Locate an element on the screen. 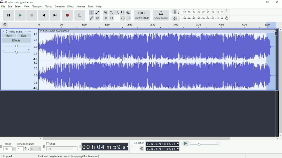 The image size is (282, 158). Tempo is located at coordinates (10, 143).